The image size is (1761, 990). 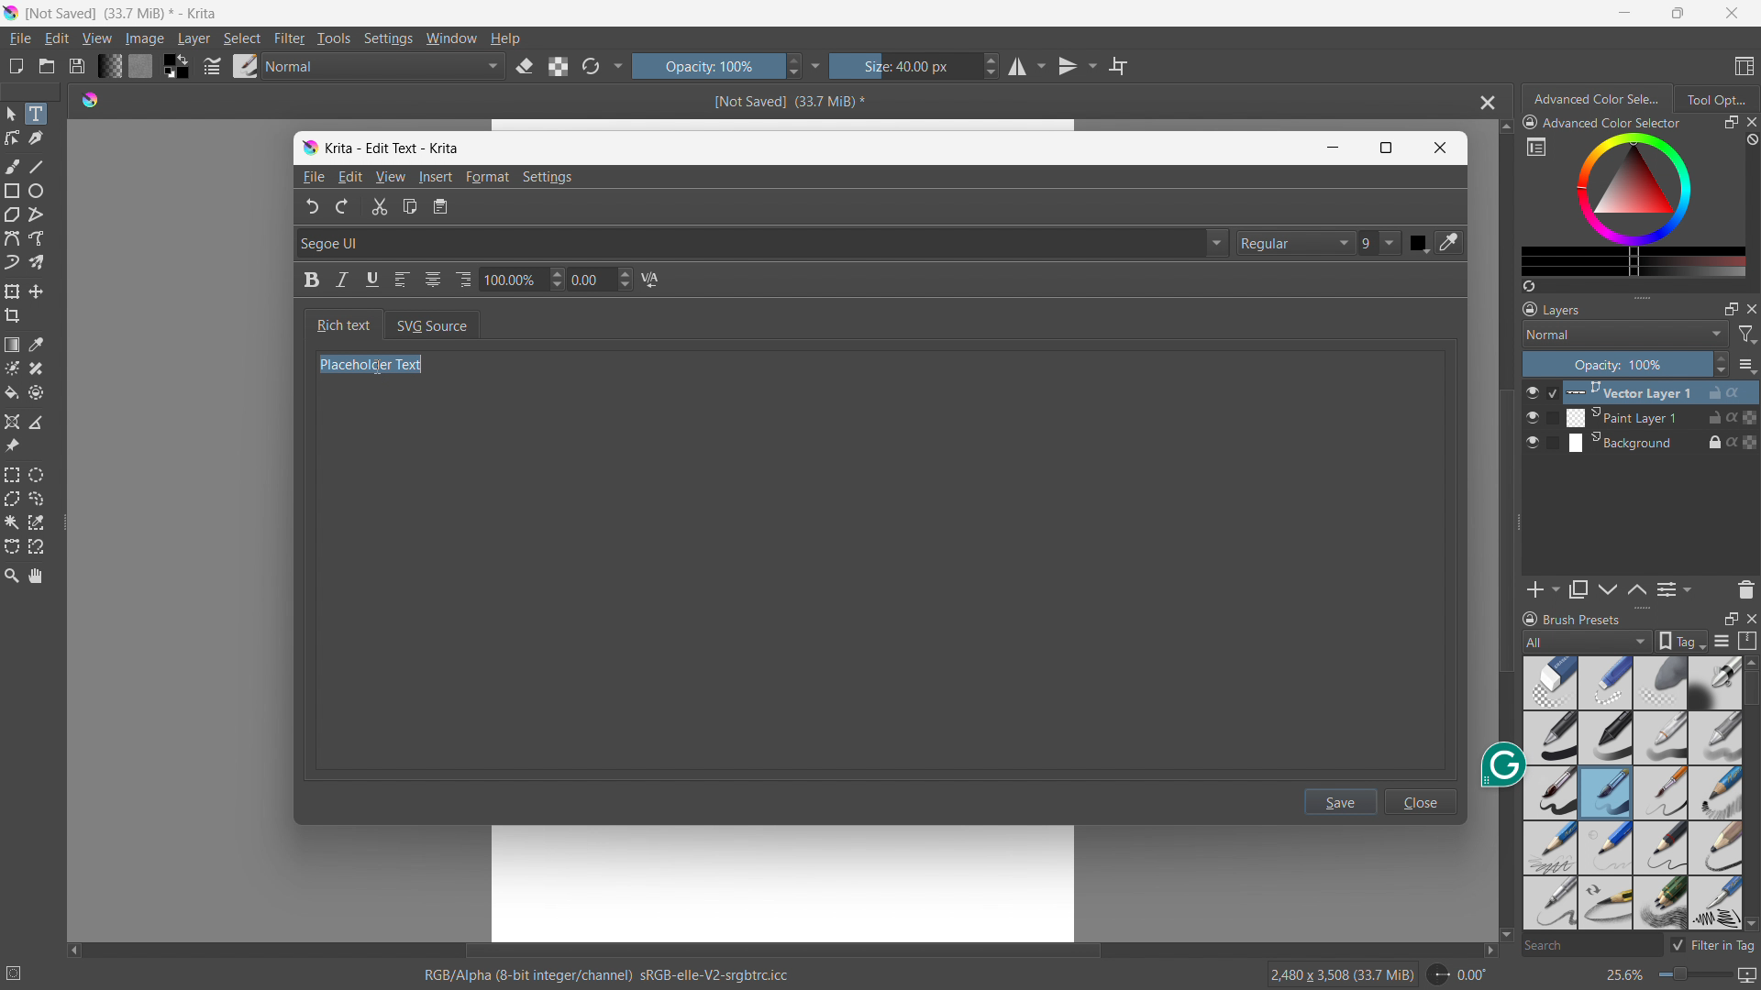 What do you see at coordinates (1543, 589) in the screenshot?
I see `add layer` at bounding box center [1543, 589].